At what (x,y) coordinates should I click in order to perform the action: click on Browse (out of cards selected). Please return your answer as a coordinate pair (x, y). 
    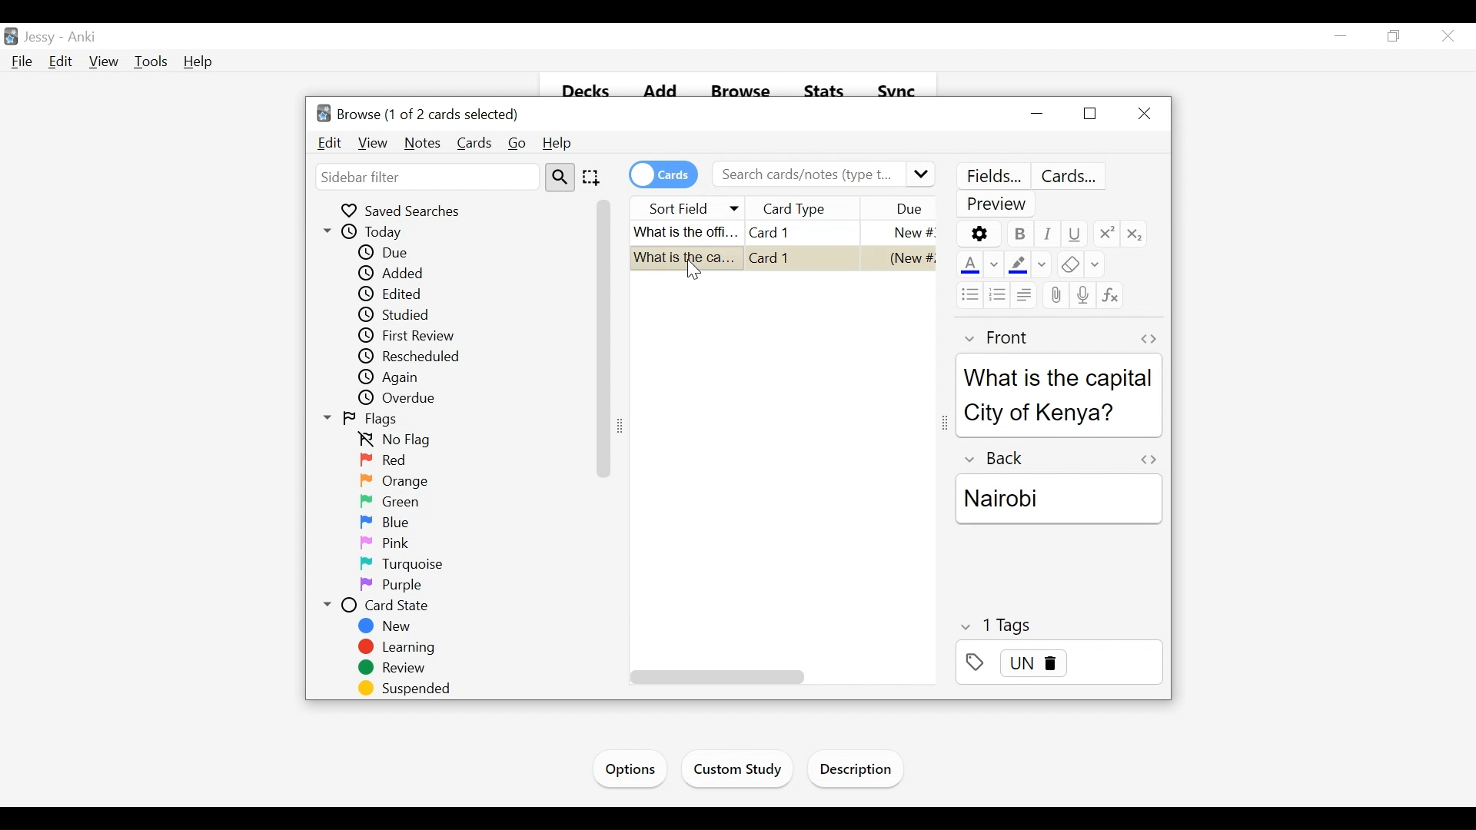
    Looking at the image, I should click on (421, 115).